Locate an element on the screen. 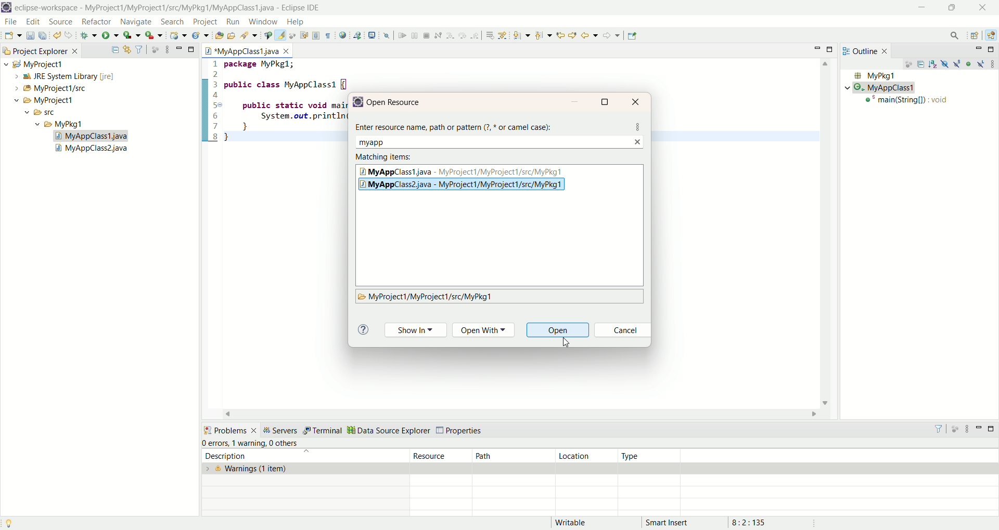 This screenshot has width=999, height=530. my project1 is located at coordinates (32, 64).